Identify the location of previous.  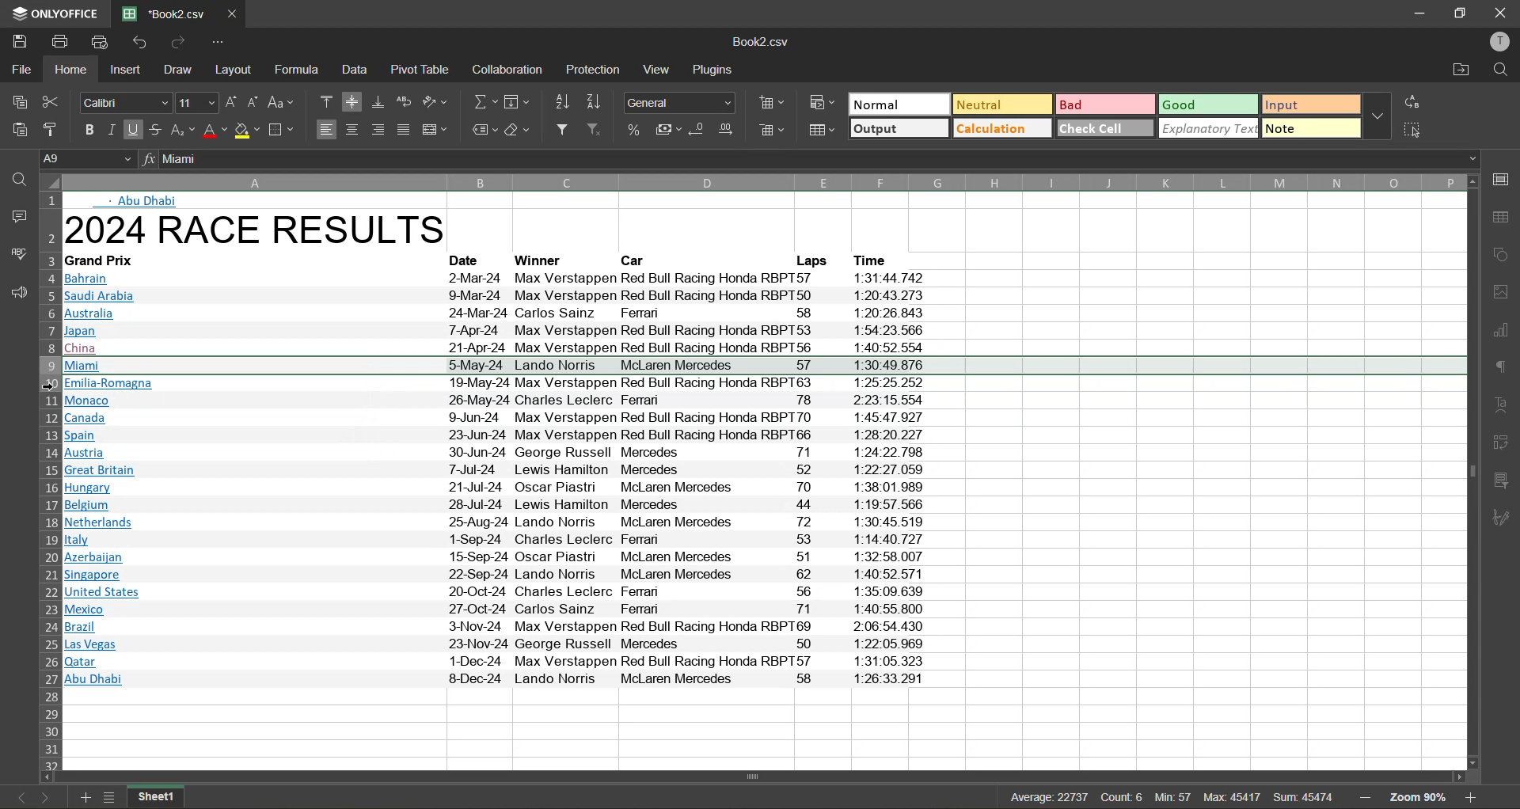
(13, 798).